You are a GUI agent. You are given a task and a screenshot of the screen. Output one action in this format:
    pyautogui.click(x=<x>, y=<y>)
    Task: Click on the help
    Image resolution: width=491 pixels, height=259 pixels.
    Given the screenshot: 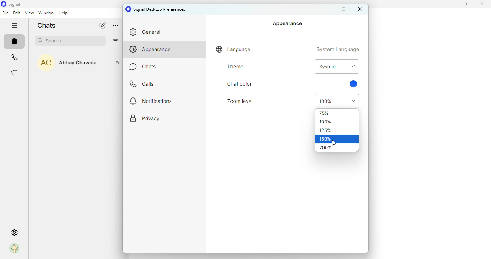 What is the action you would take?
    pyautogui.click(x=64, y=14)
    